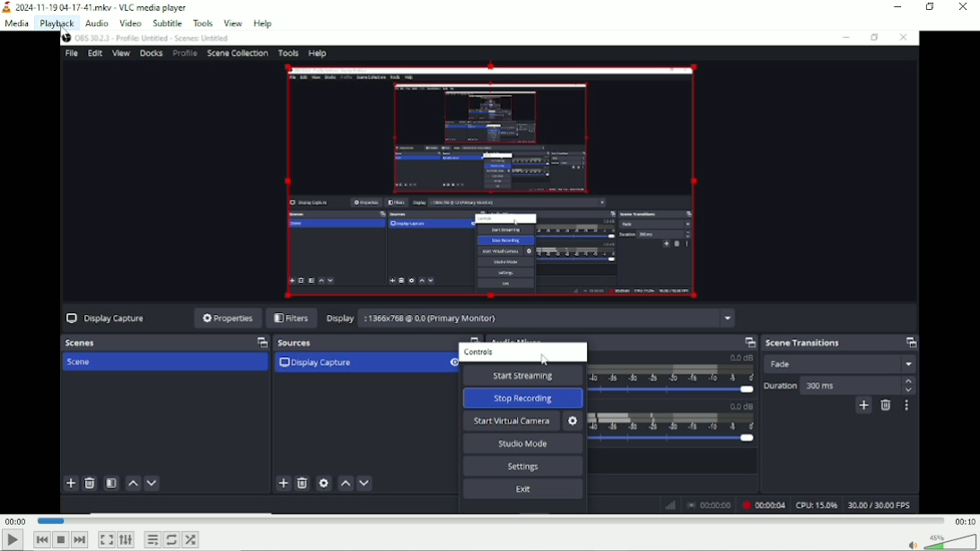 The image size is (980, 551). I want to click on Play duration, so click(489, 520).